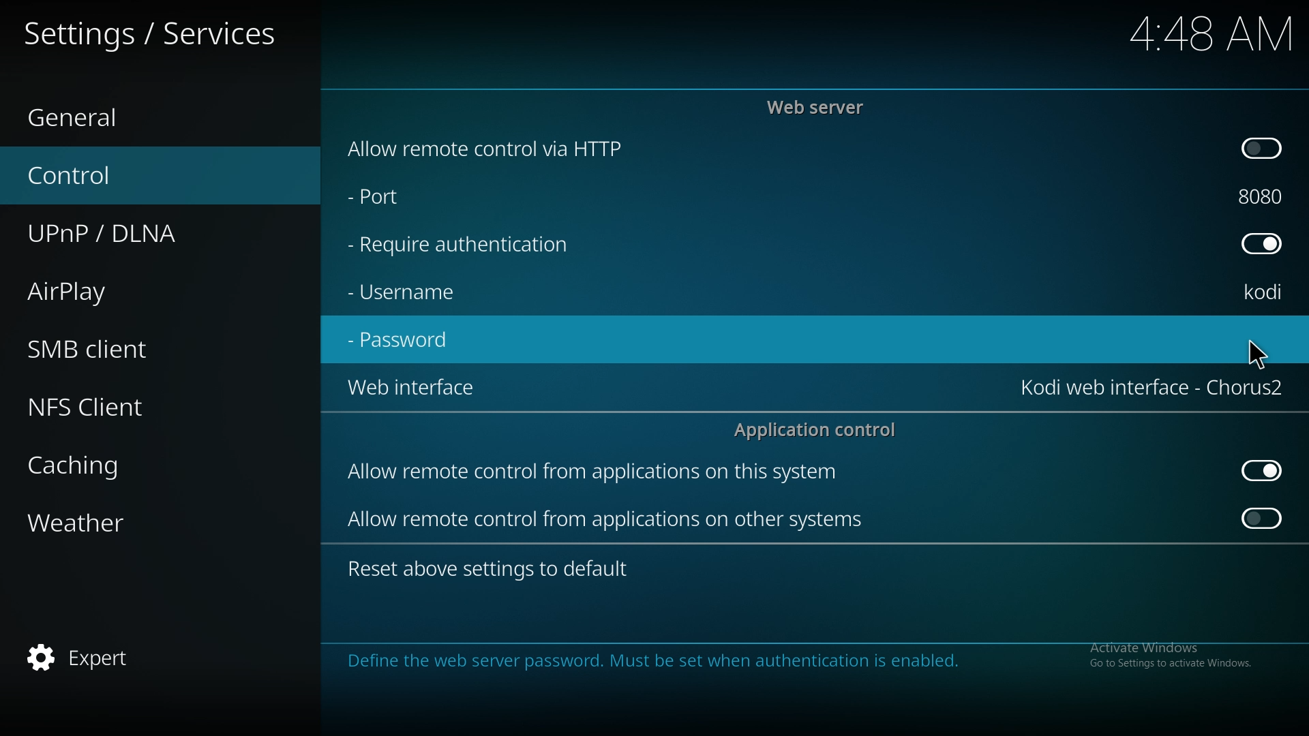  Describe the element at coordinates (406, 200) in the screenshot. I see `port` at that location.